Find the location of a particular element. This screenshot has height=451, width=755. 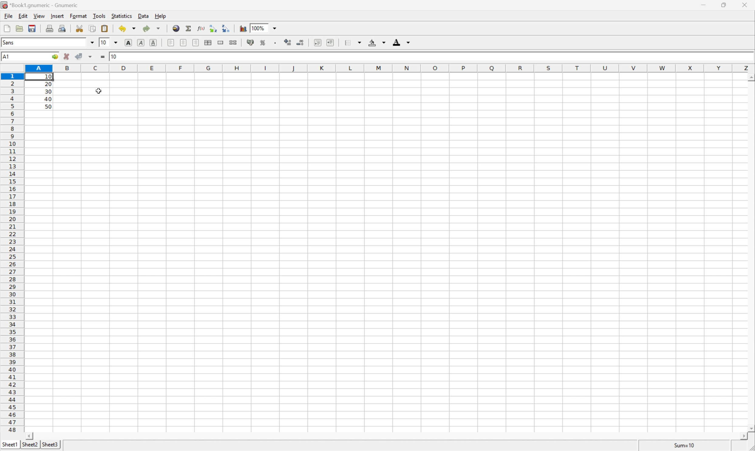

Help is located at coordinates (162, 15).